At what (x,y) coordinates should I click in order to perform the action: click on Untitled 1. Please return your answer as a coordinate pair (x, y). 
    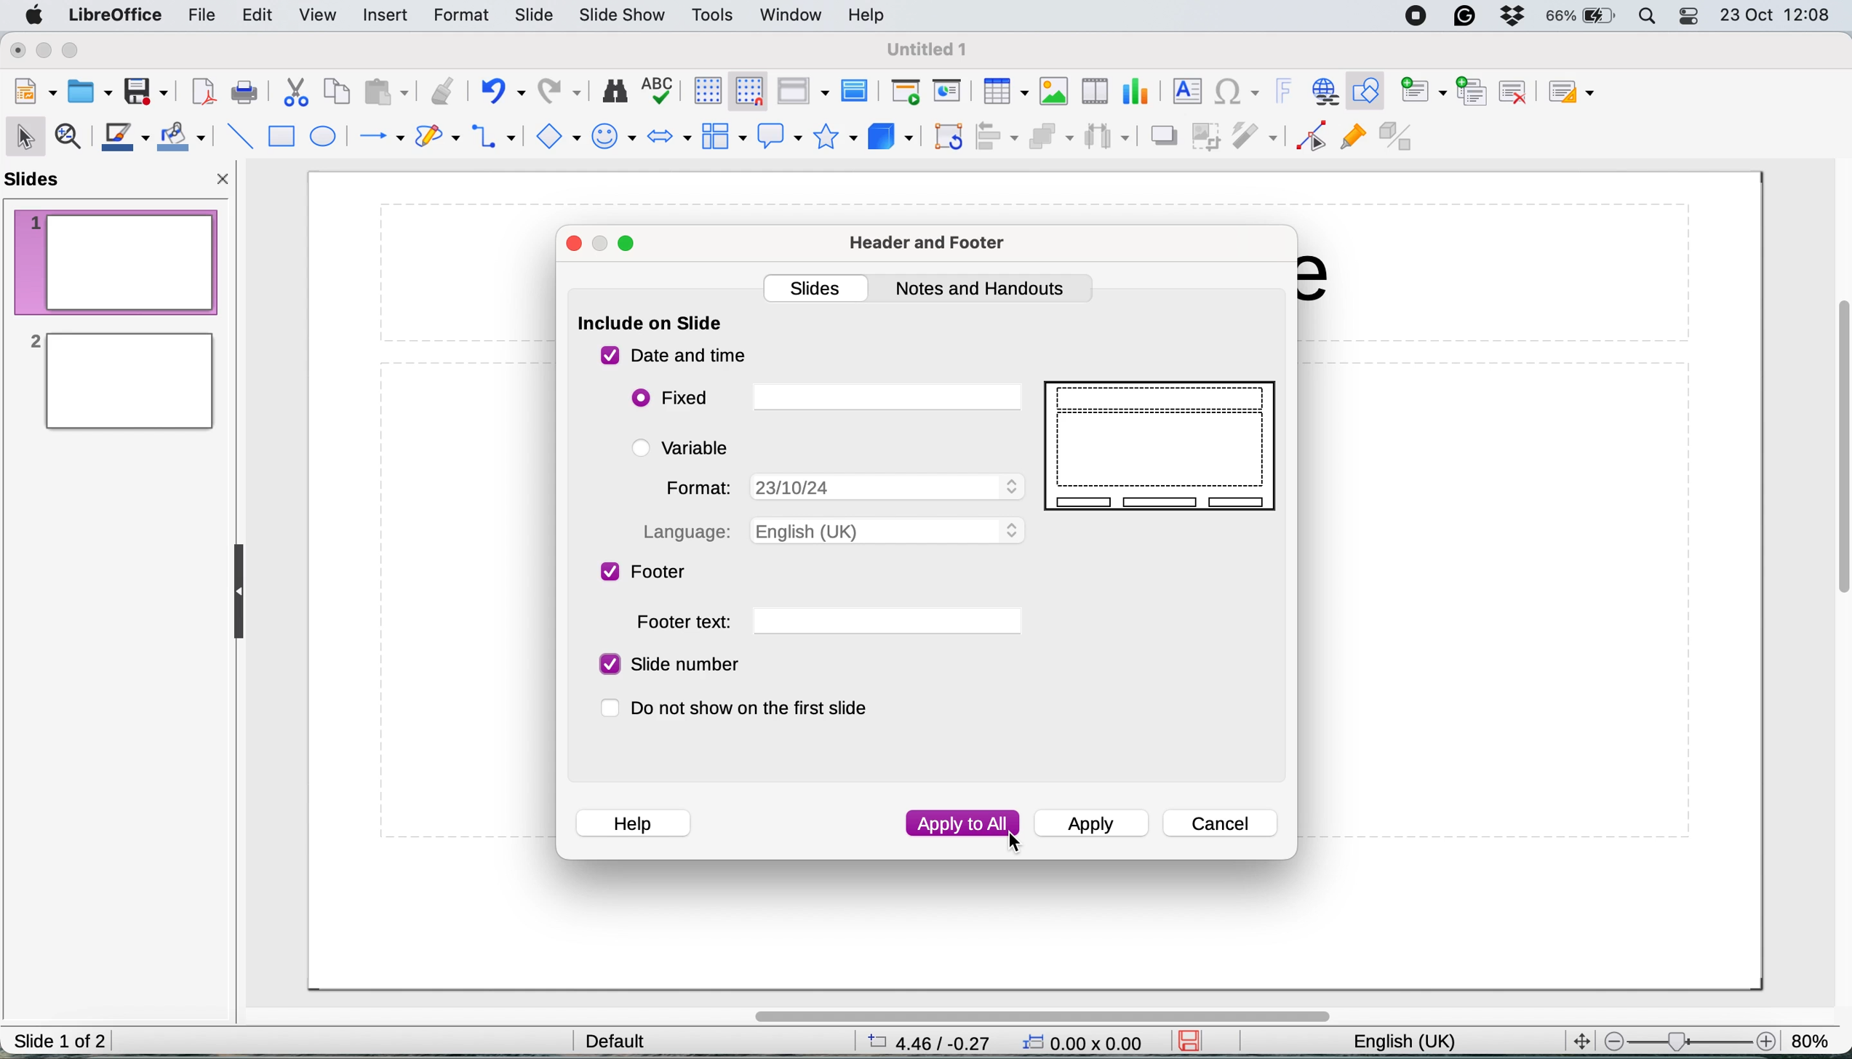
    Looking at the image, I should click on (929, 50).